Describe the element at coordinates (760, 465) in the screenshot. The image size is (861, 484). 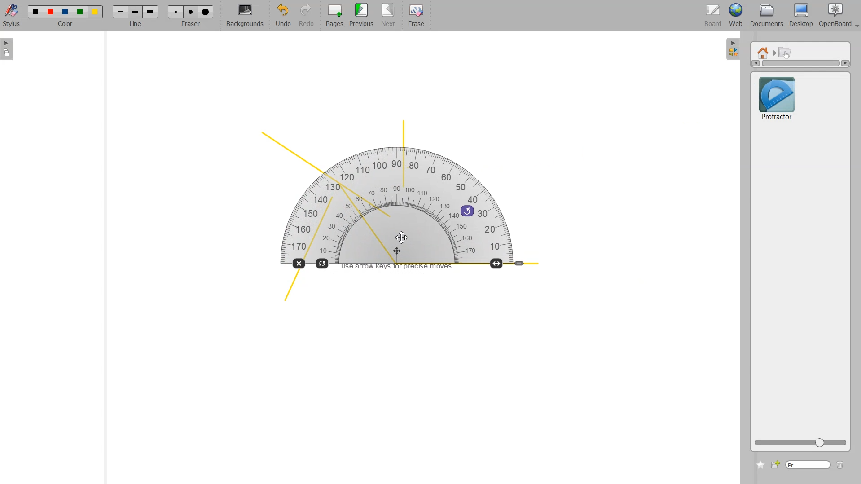
I see `Add to favorite` at that location.